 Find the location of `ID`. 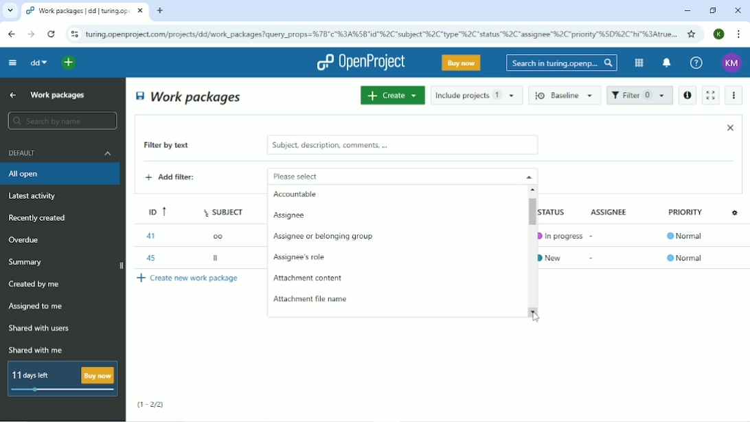

ID is located at coordinates (153, 210).